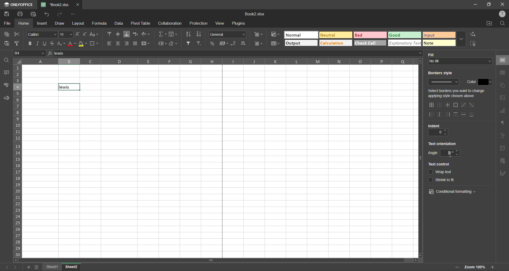 This screenshot has width=509, height=271. Describe the element at coordinates (494, 267) in the screenshot. I see `zoom in` at that location.